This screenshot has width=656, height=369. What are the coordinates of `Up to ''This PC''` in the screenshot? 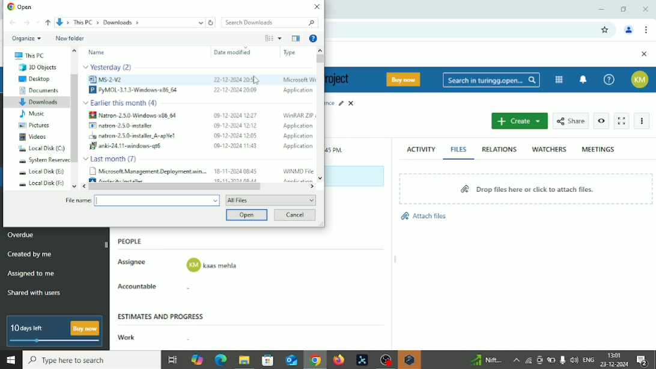 It's located at (48, 22).